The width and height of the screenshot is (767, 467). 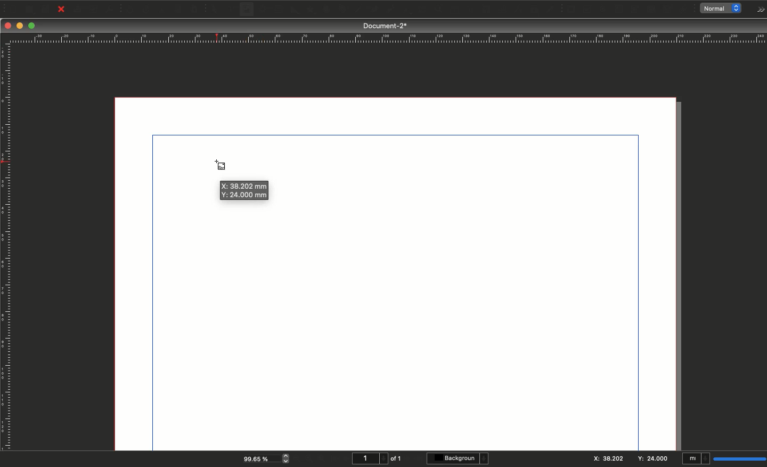 I want to click on Line, so click(x=357, y=10).